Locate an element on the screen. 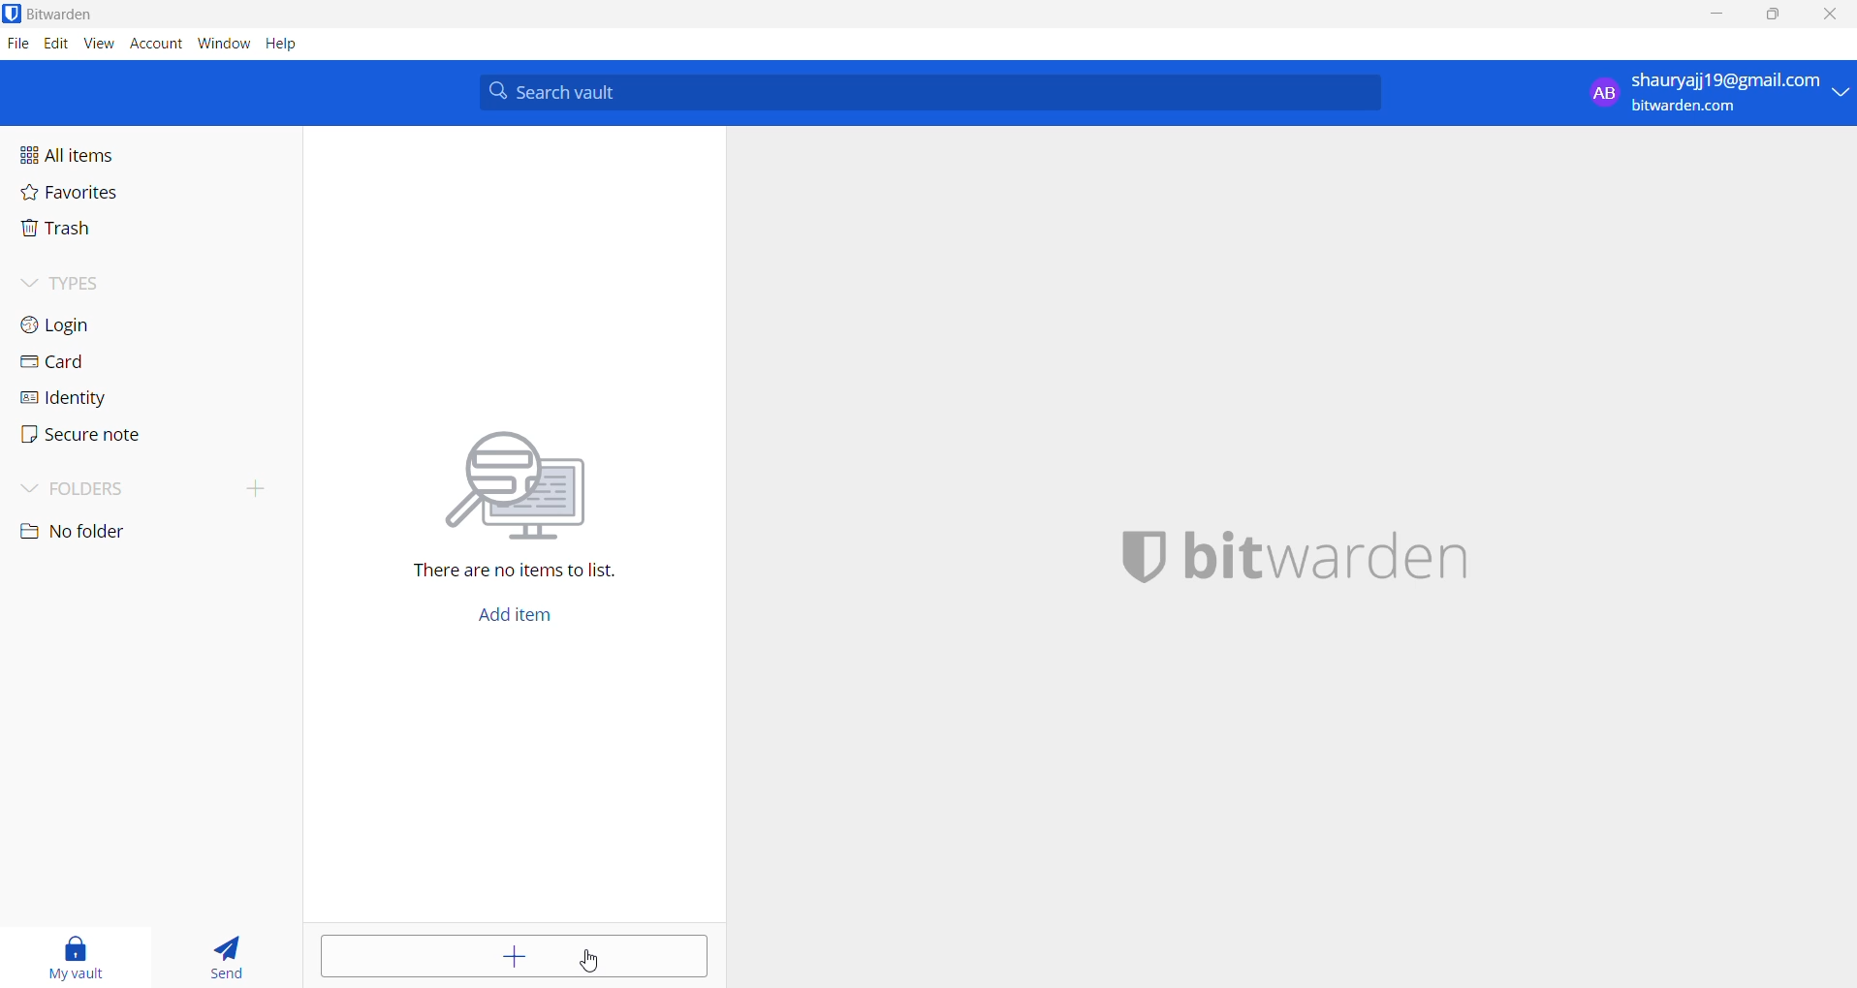  secure note is located at coordinates (105, 439).